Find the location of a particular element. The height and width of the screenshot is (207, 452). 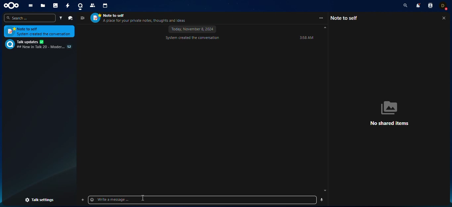

emoji is located at coordinates (93, 200).